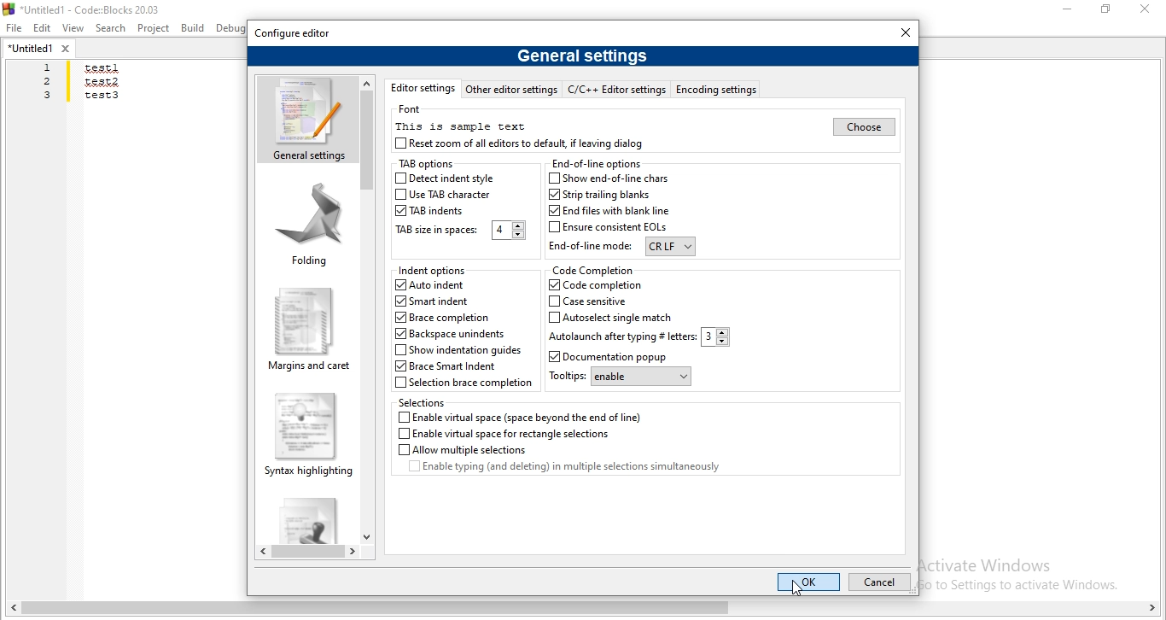 This screenshot has height=620, width=1166. What do you see at coordinates (464, 383) in the screenshot?
I see `selection brace completion` at bounding box center [464, 383].